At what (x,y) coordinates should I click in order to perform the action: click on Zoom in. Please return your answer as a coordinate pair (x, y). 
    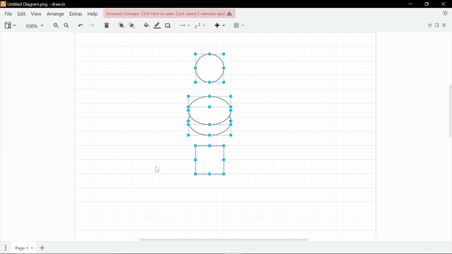
    Looking at the image, I should click on (56, 26).